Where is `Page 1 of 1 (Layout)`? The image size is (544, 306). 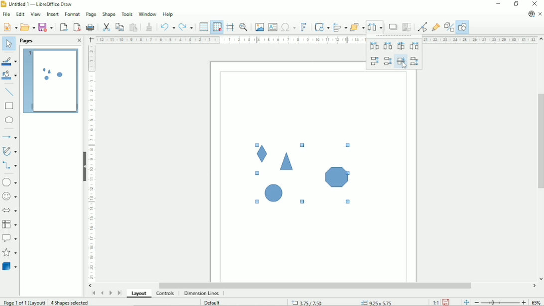 Page 1 of 1 (Layout) is located at coordinates (24, 302).